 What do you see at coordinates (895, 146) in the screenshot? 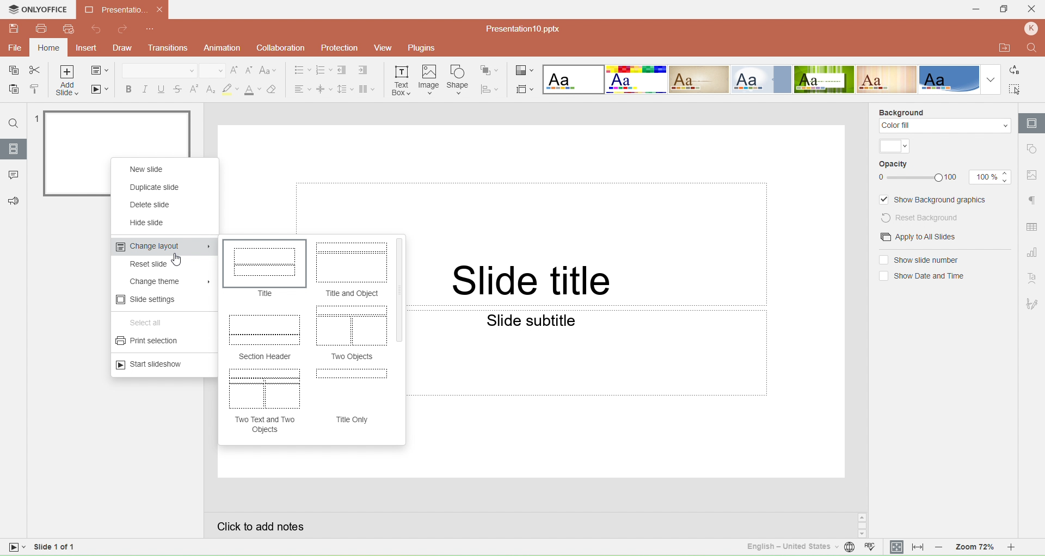
I see `Color theme` at bounding box center [895, 146].